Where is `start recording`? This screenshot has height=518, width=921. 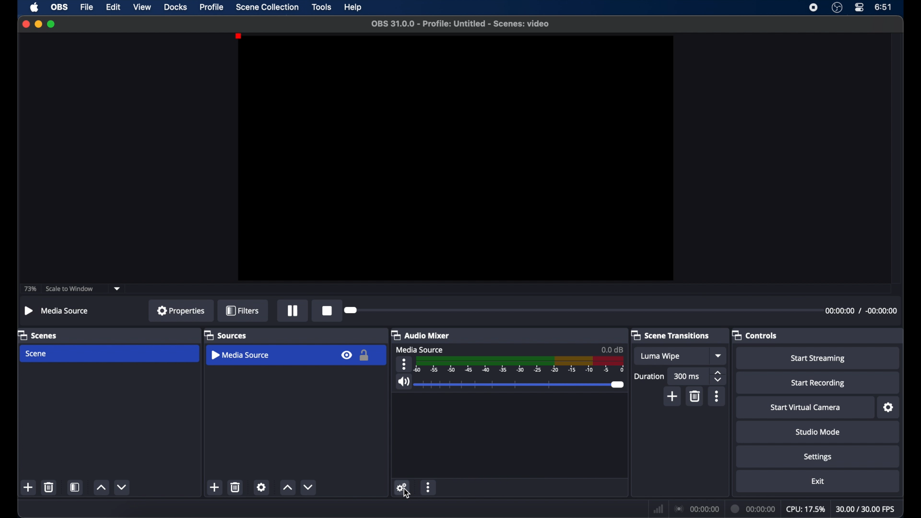
start recording is located at coordinates (818, 383).